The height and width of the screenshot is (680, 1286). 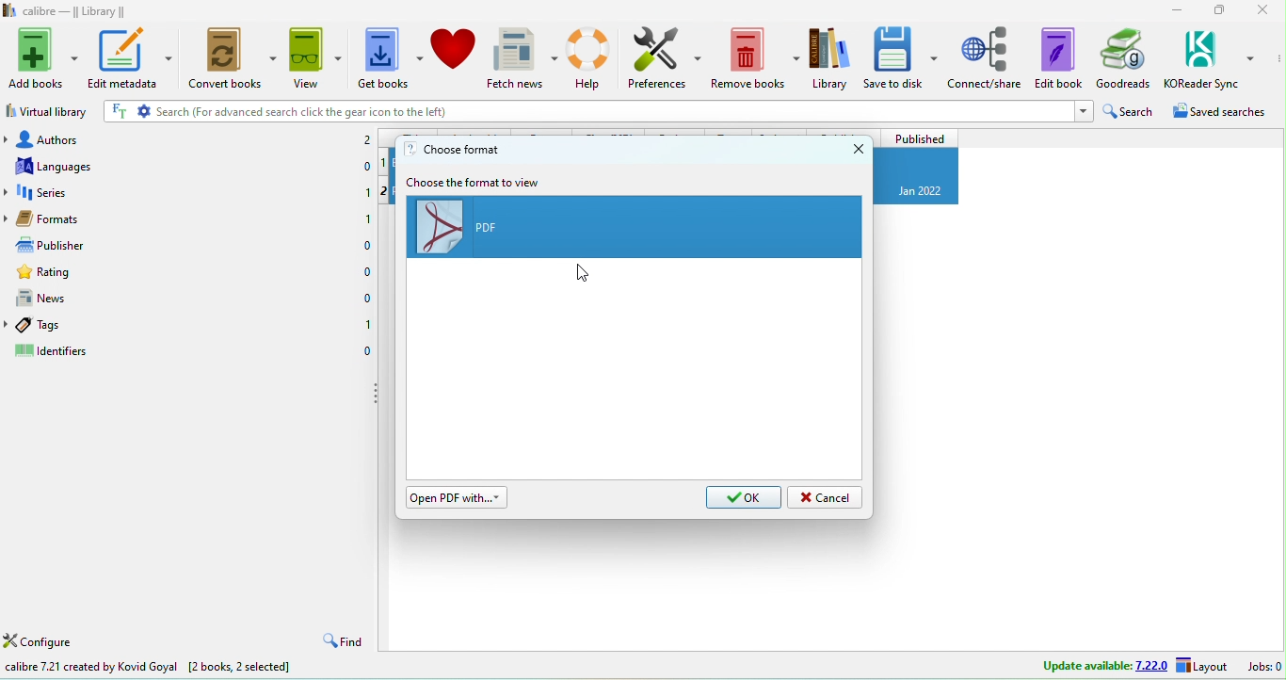 What do you see at coordinates (598, 112) in the screenshot?
I see `search (for advanced search click the gear icon to the left)` at bounding box center [598, 112].